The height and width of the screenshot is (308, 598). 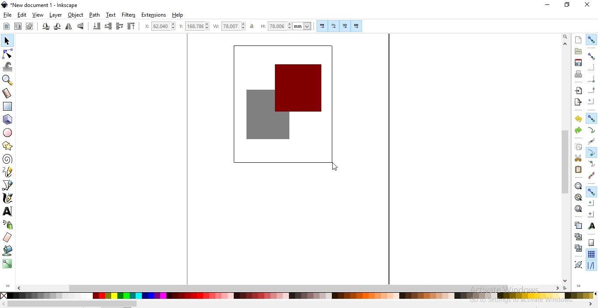 What do you see at coordinates (131, 27) in the screenshot?
I see `raise selection to top` at bounding box center [131, 27].